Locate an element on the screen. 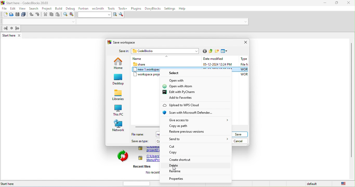 This screenshot has width=355, height=187. network is located at coordinates (119, 126).